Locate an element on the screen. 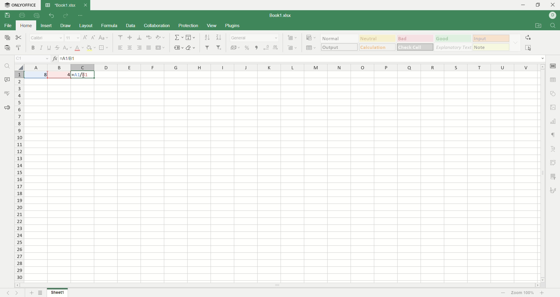 Image resolution: width=560 pixels, height=297 pixels. conditional formatting is located at coordinates (311, 38).